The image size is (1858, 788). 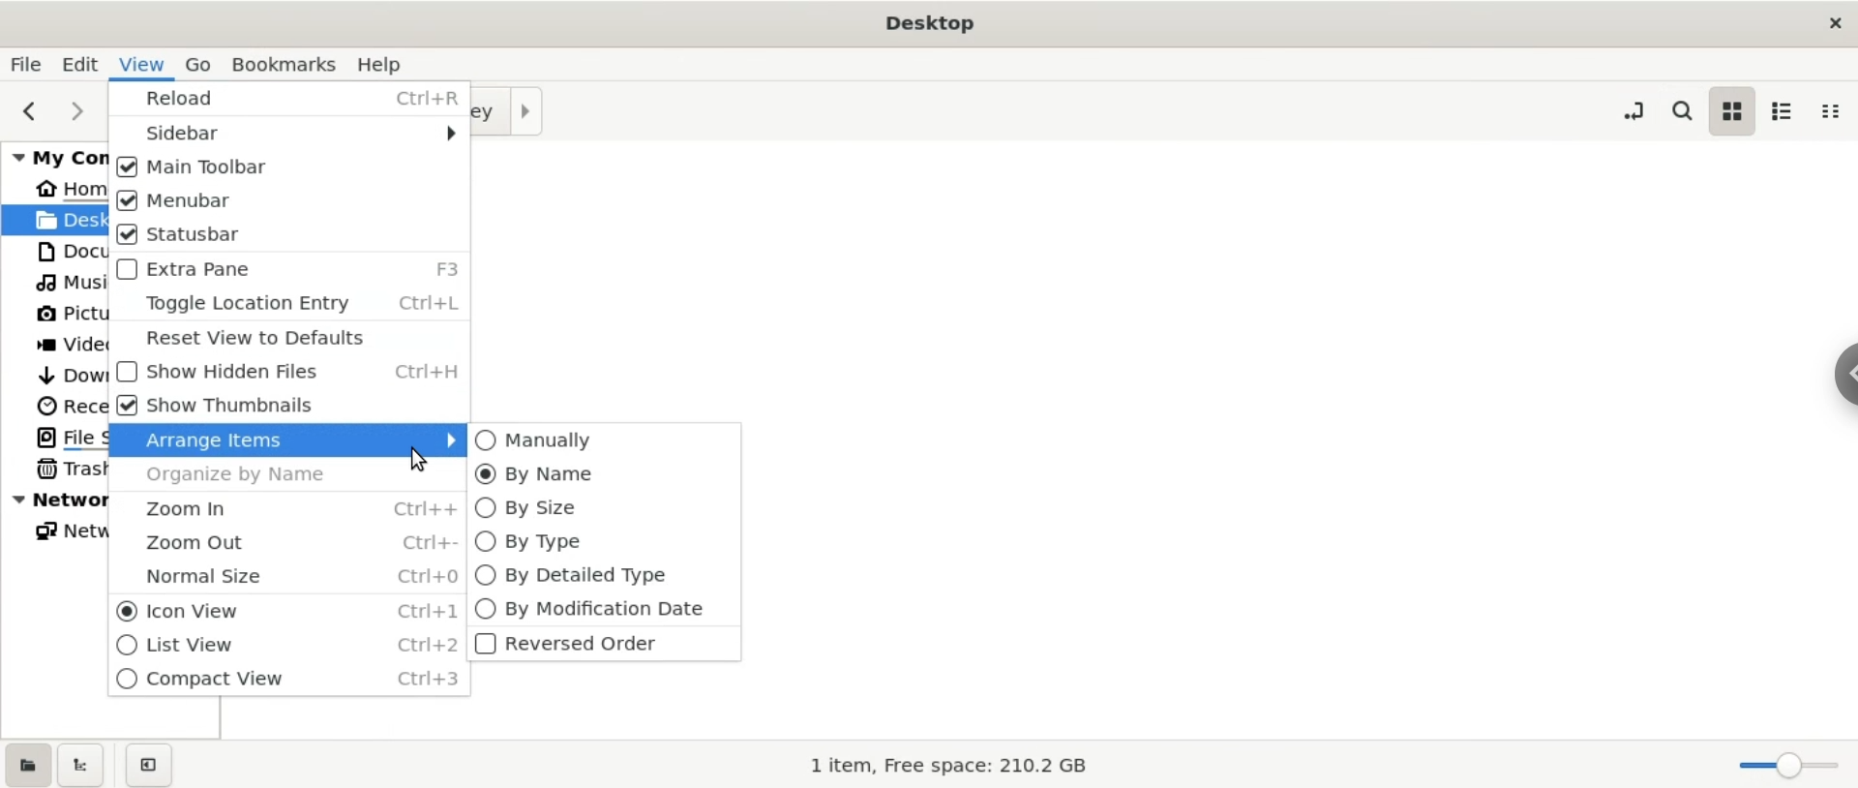 What do you see at coordinates (287, 235) in the screenshot?
I see `status bar` at bounding box center [287, 235].